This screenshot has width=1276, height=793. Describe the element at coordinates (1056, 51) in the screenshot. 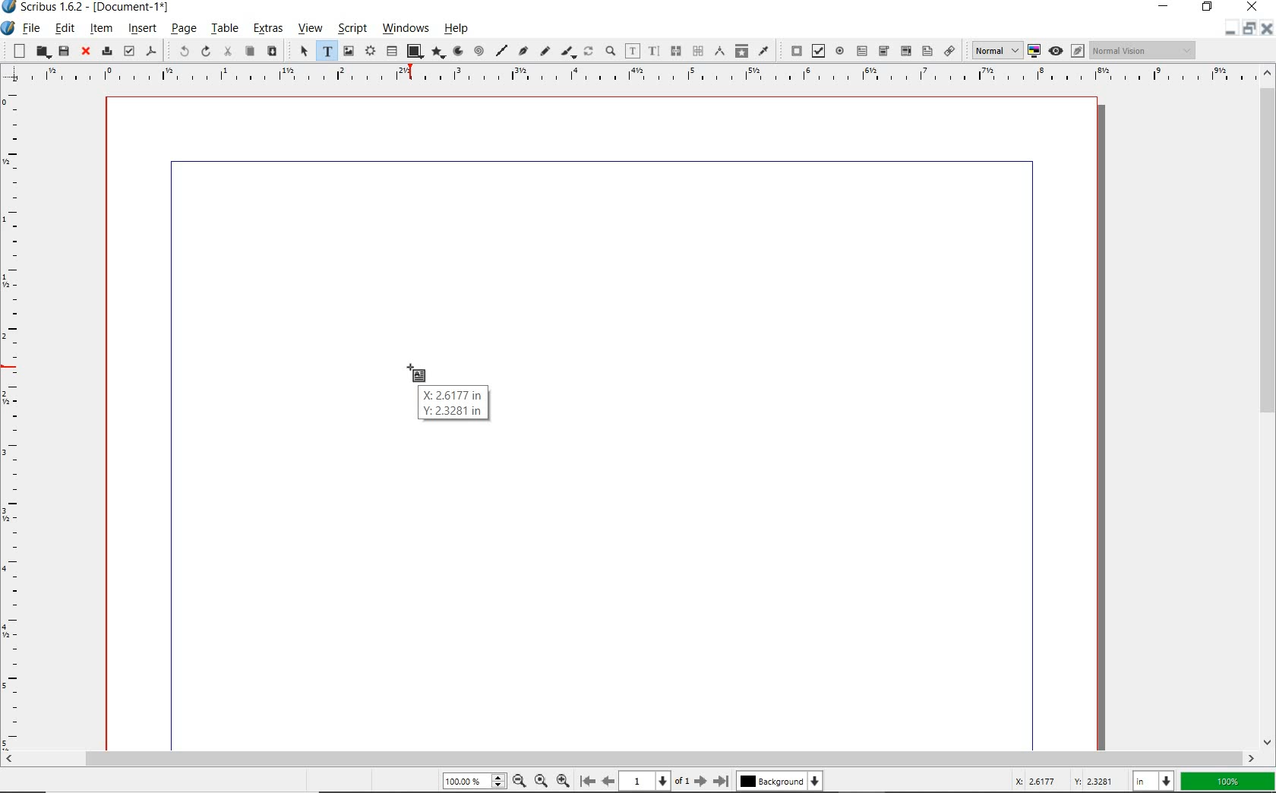

I see `preview mode` at that location.